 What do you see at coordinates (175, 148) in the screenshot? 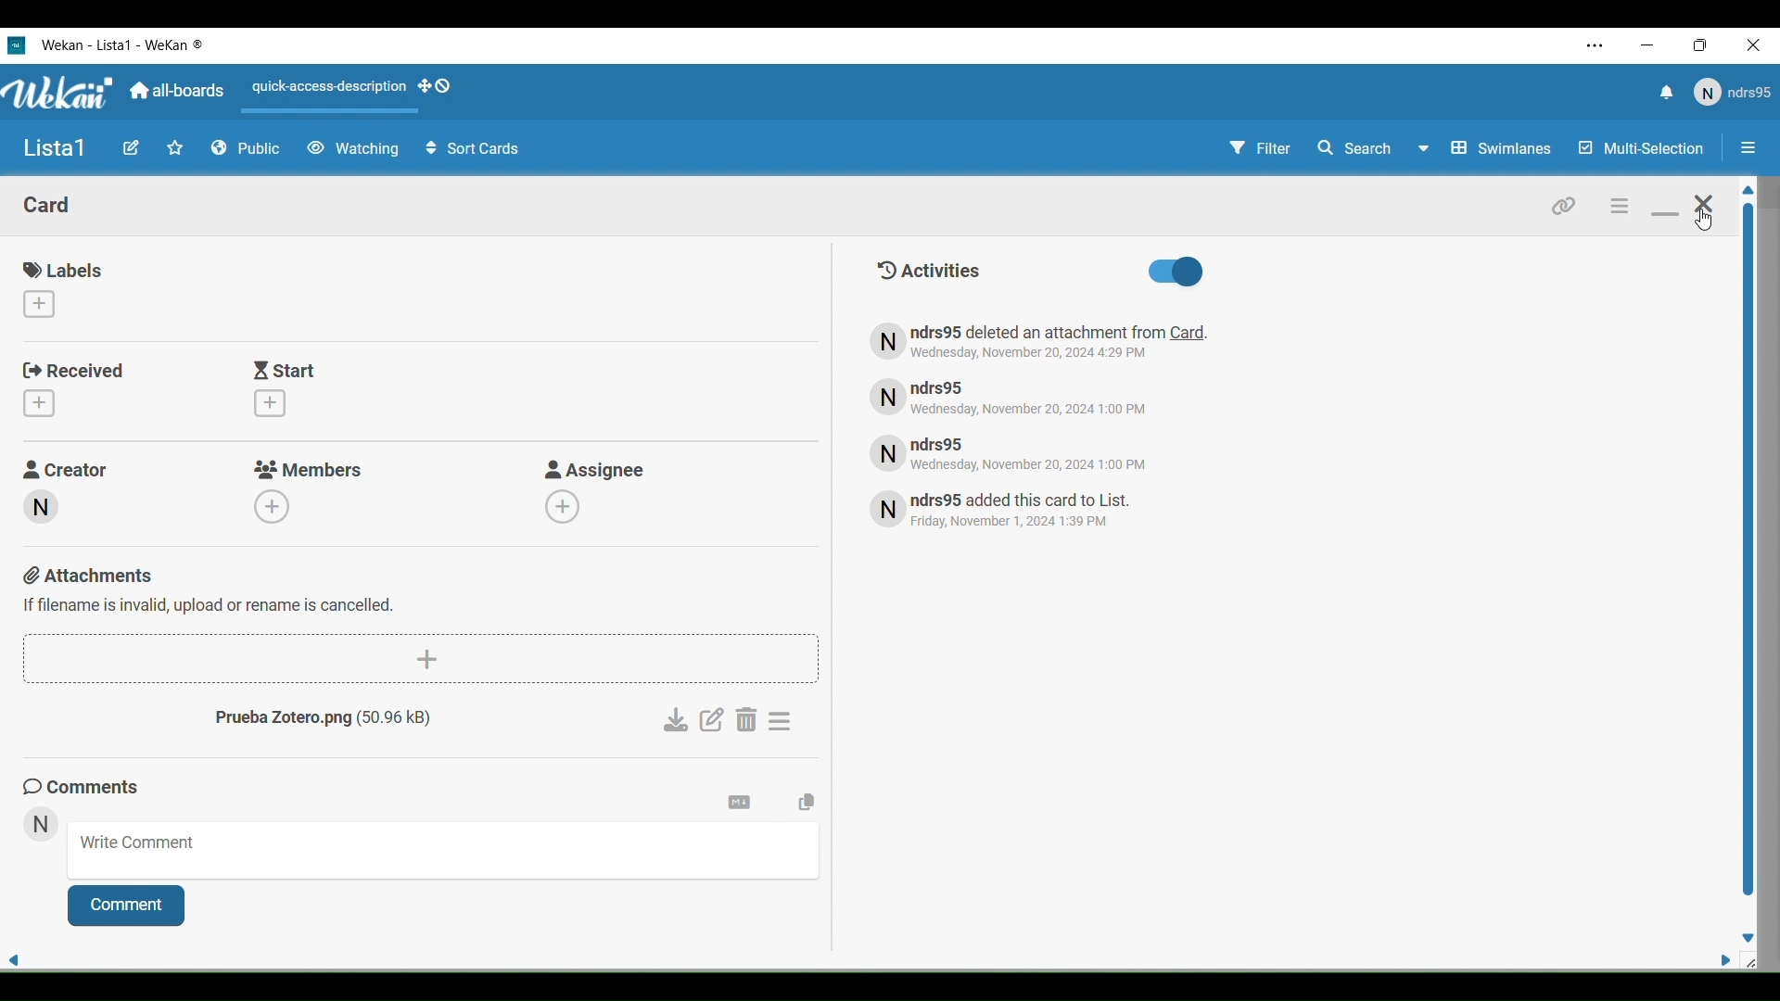
I see `Favorites` at bounding box center [175, 148].